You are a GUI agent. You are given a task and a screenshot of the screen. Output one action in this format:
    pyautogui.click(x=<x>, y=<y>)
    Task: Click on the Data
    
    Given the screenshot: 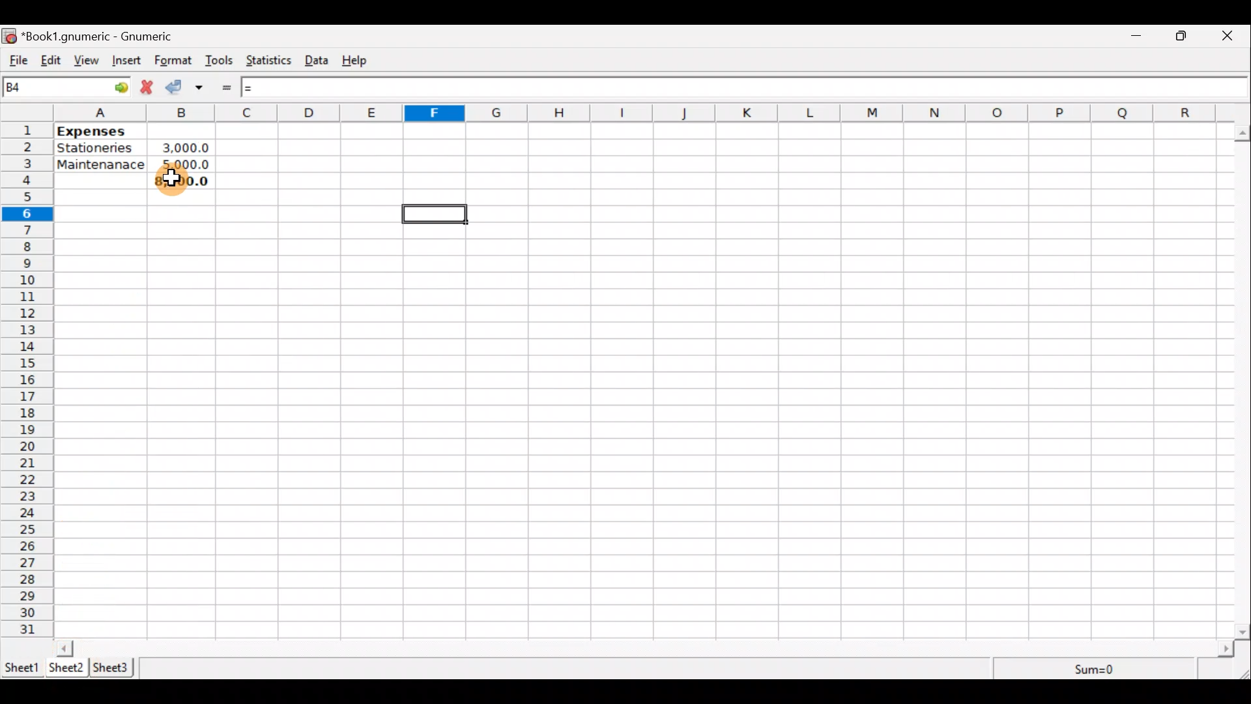 What is the action you would take?
    pyautogui.click(x=321, y=61)
    